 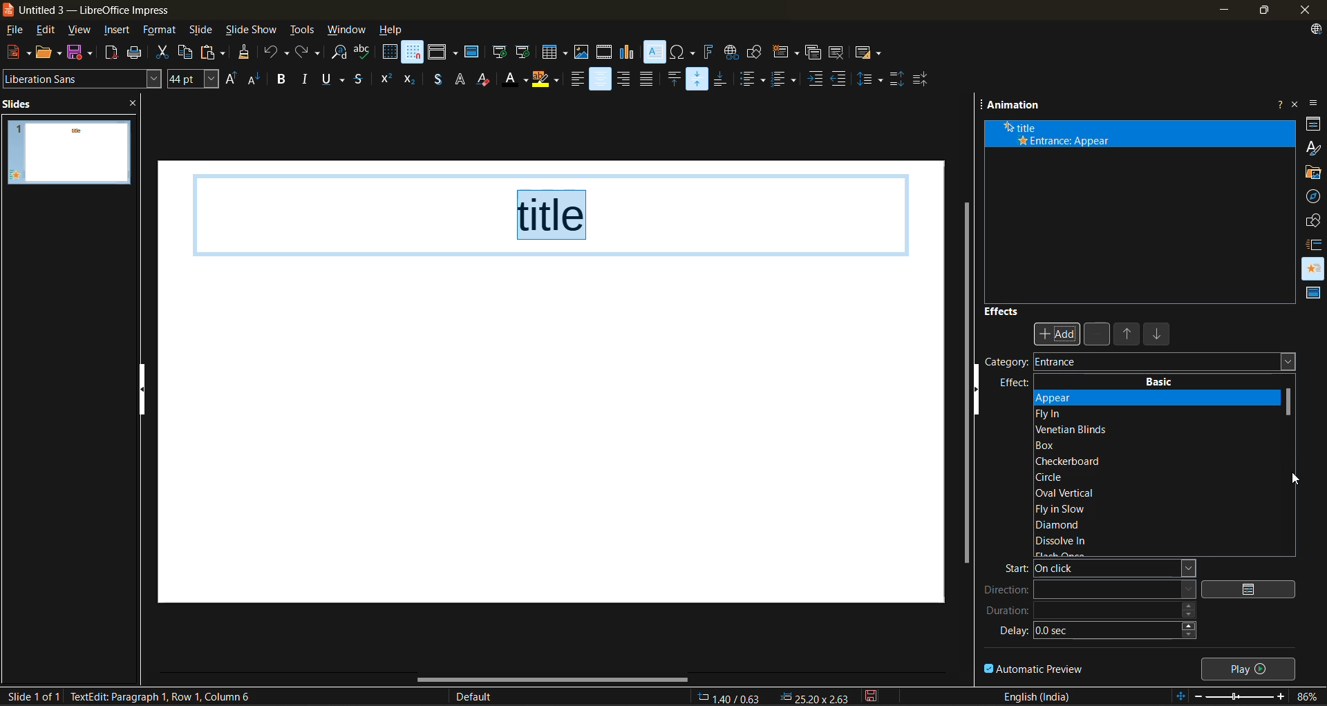 What do you see at coordinates (1156, 379) in the screenshot?
I see `basic` at bounding box center [1156, 379].